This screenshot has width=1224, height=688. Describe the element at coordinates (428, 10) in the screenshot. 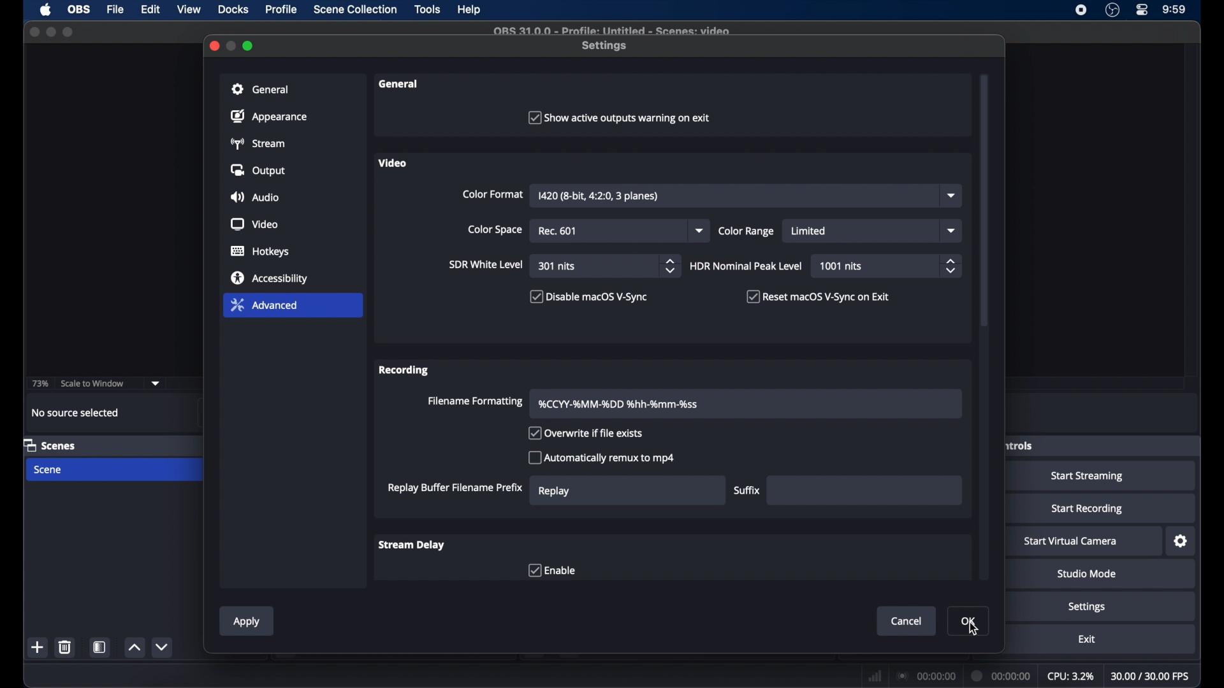

I see `tools` at that location.